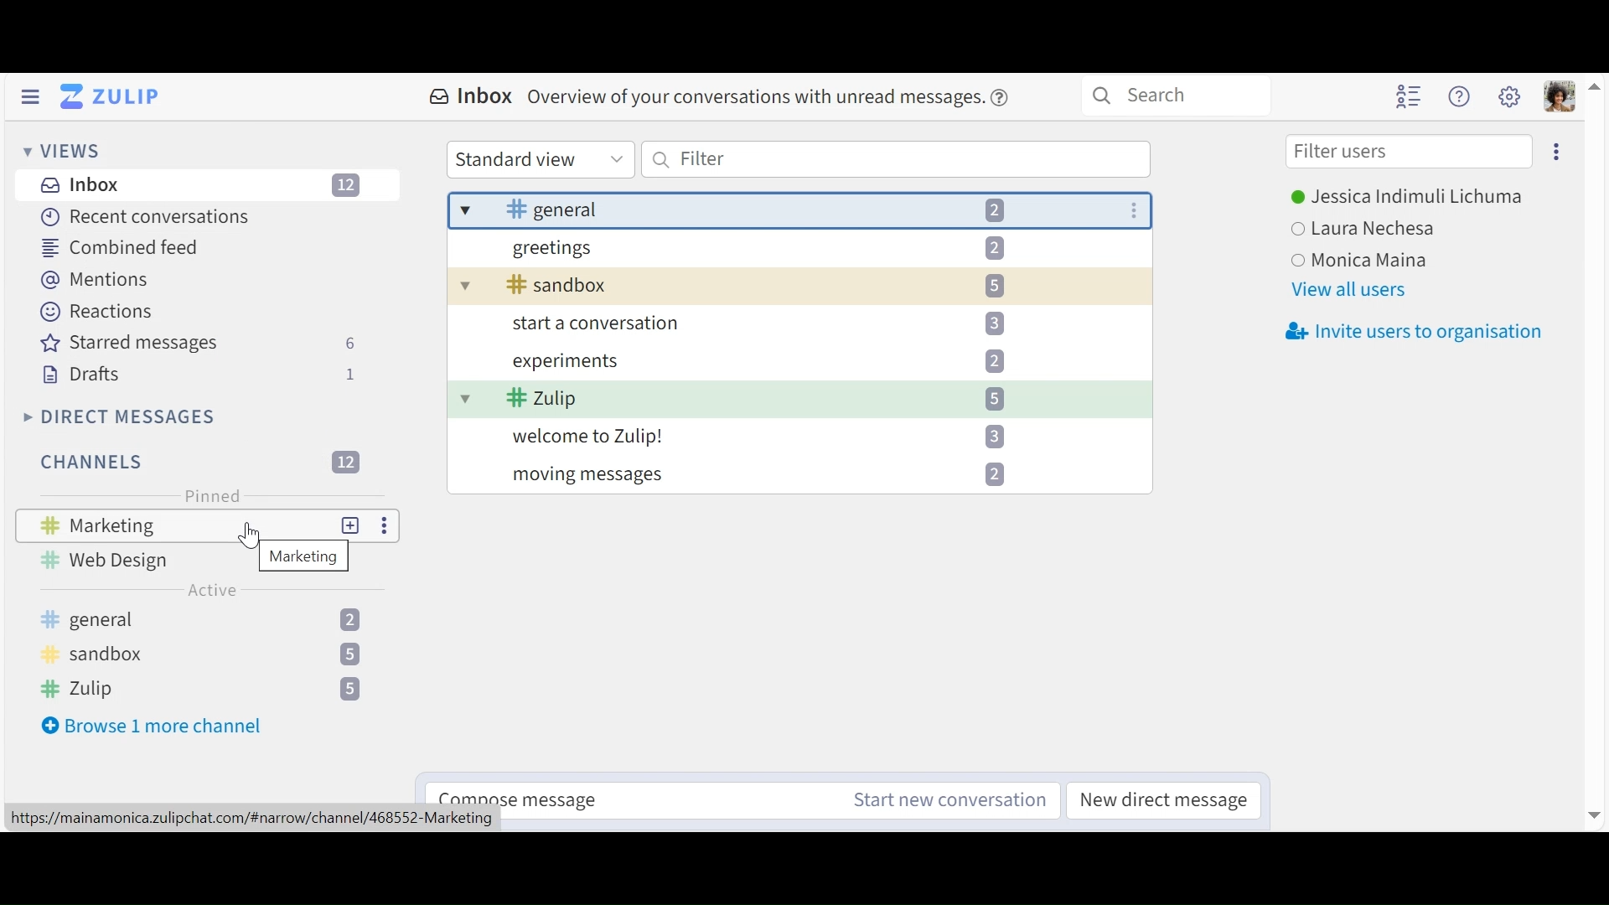 The height and width of the screenshot is (905, 1609). What do you see at coordinates (250, 536) in the screenshot?
I see `cursor` at bounding box center [250, 536].